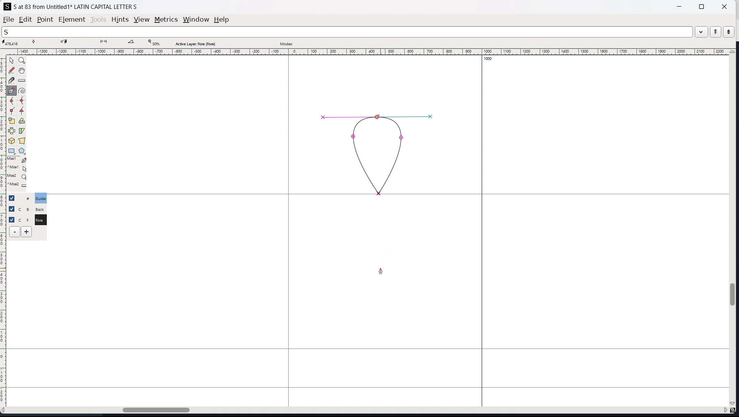 Image resolution: width=739 pixels, height=417 pixels. I want to click on measure distance, angle between two points, so click(22, 81).